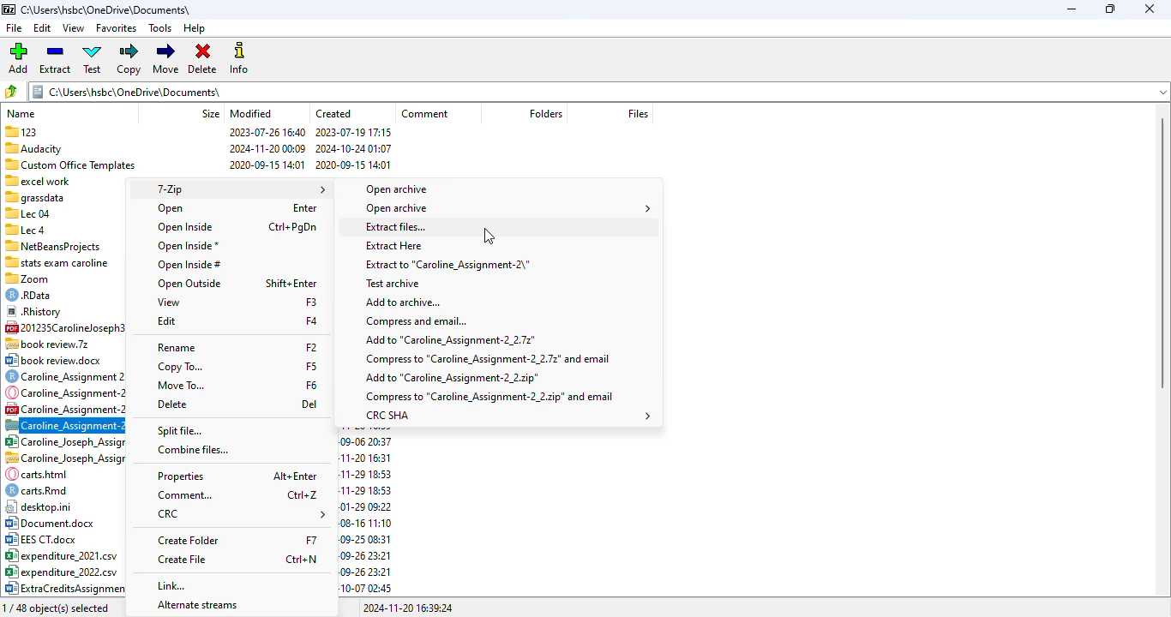 The image size is (1171, 617). What do you see at coordinates (74, 28) in the screenshot?
I see `view` at bounding box center [74, 28].